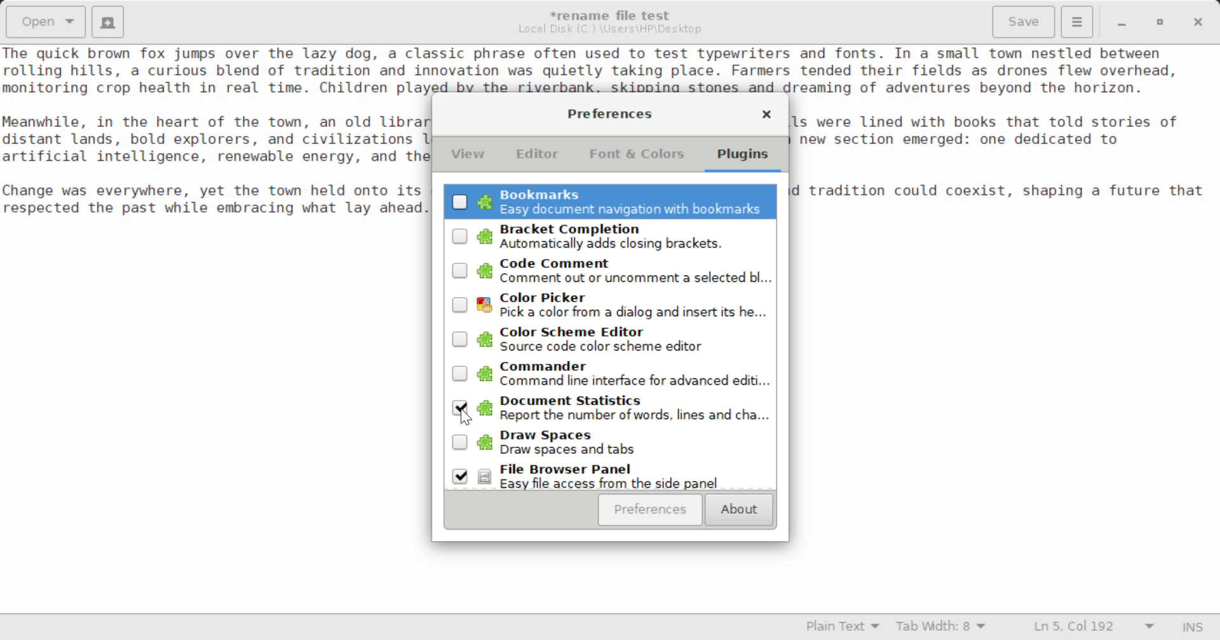  Describe the element at coordinates (611, 376) in the screenshot. I see `Unselected Commander Plugin` at that location.